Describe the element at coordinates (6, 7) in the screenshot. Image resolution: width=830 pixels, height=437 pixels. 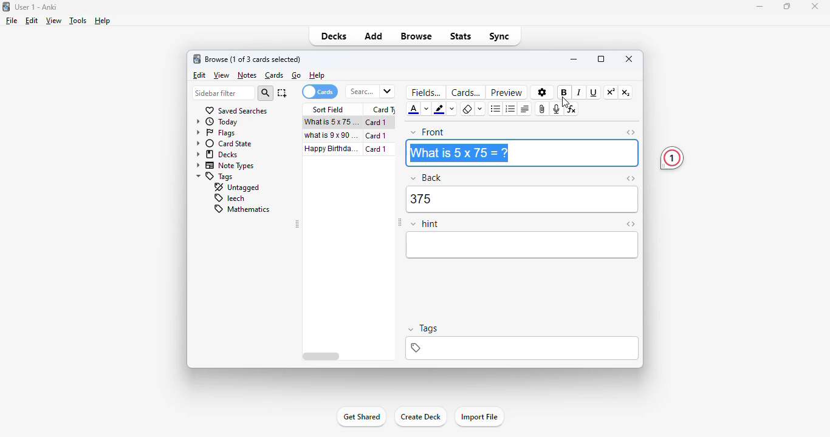
I see `logo` at that location.